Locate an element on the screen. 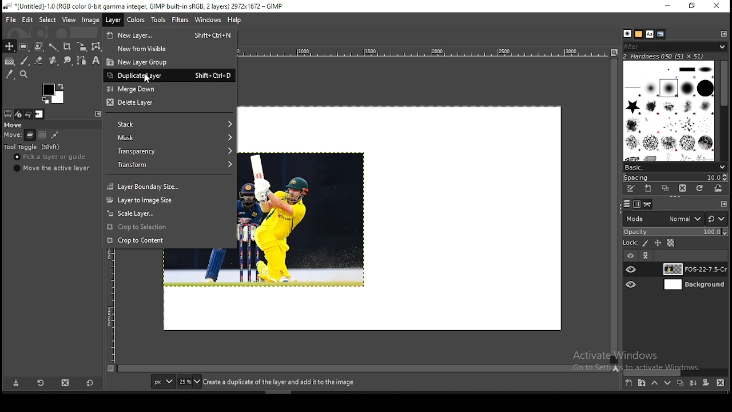 Image resolution: width=732 pixels, height=412 pixels. select is located at coordinates (48, 21).